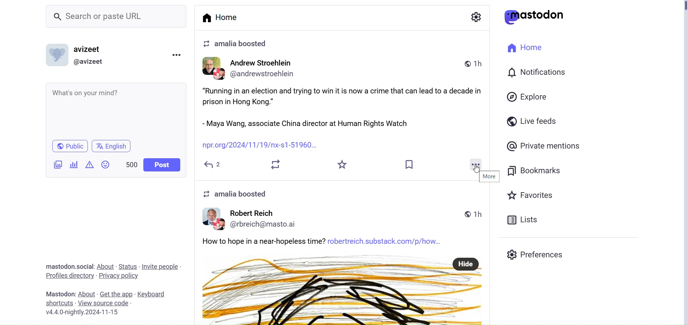  I want to click on link, so click(388, 241).